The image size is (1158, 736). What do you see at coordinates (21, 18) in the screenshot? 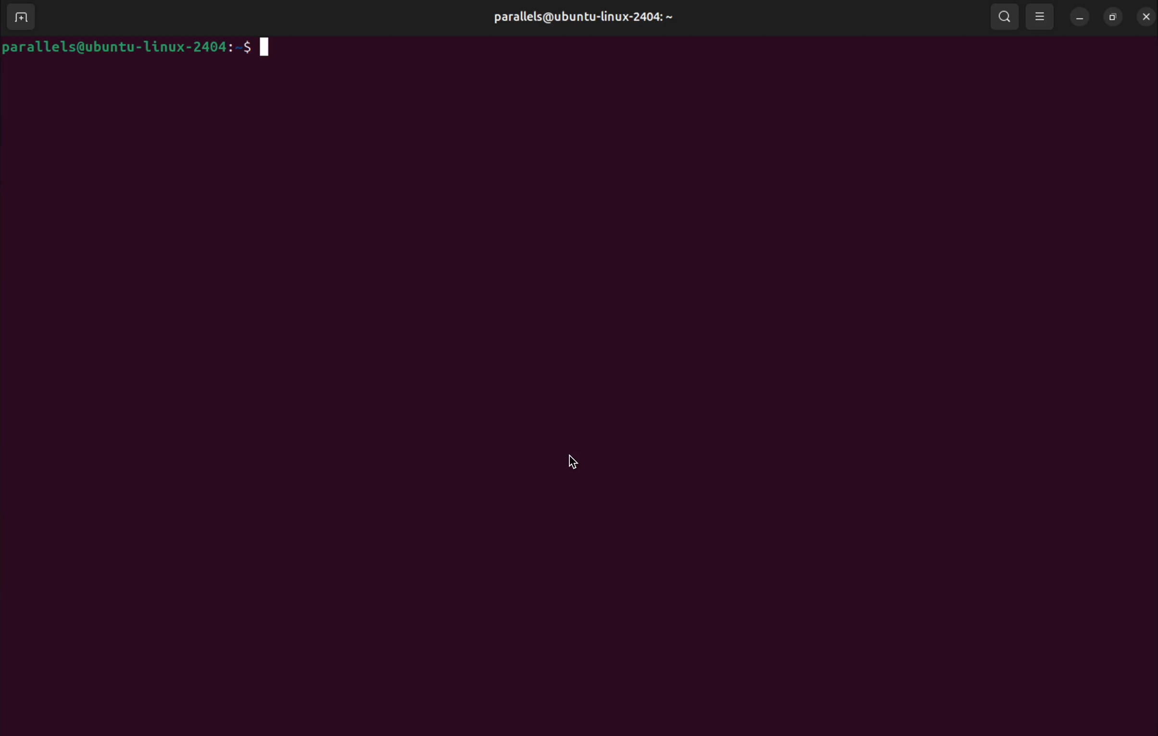
I see `add terminal` at bounding box center [21, 18].